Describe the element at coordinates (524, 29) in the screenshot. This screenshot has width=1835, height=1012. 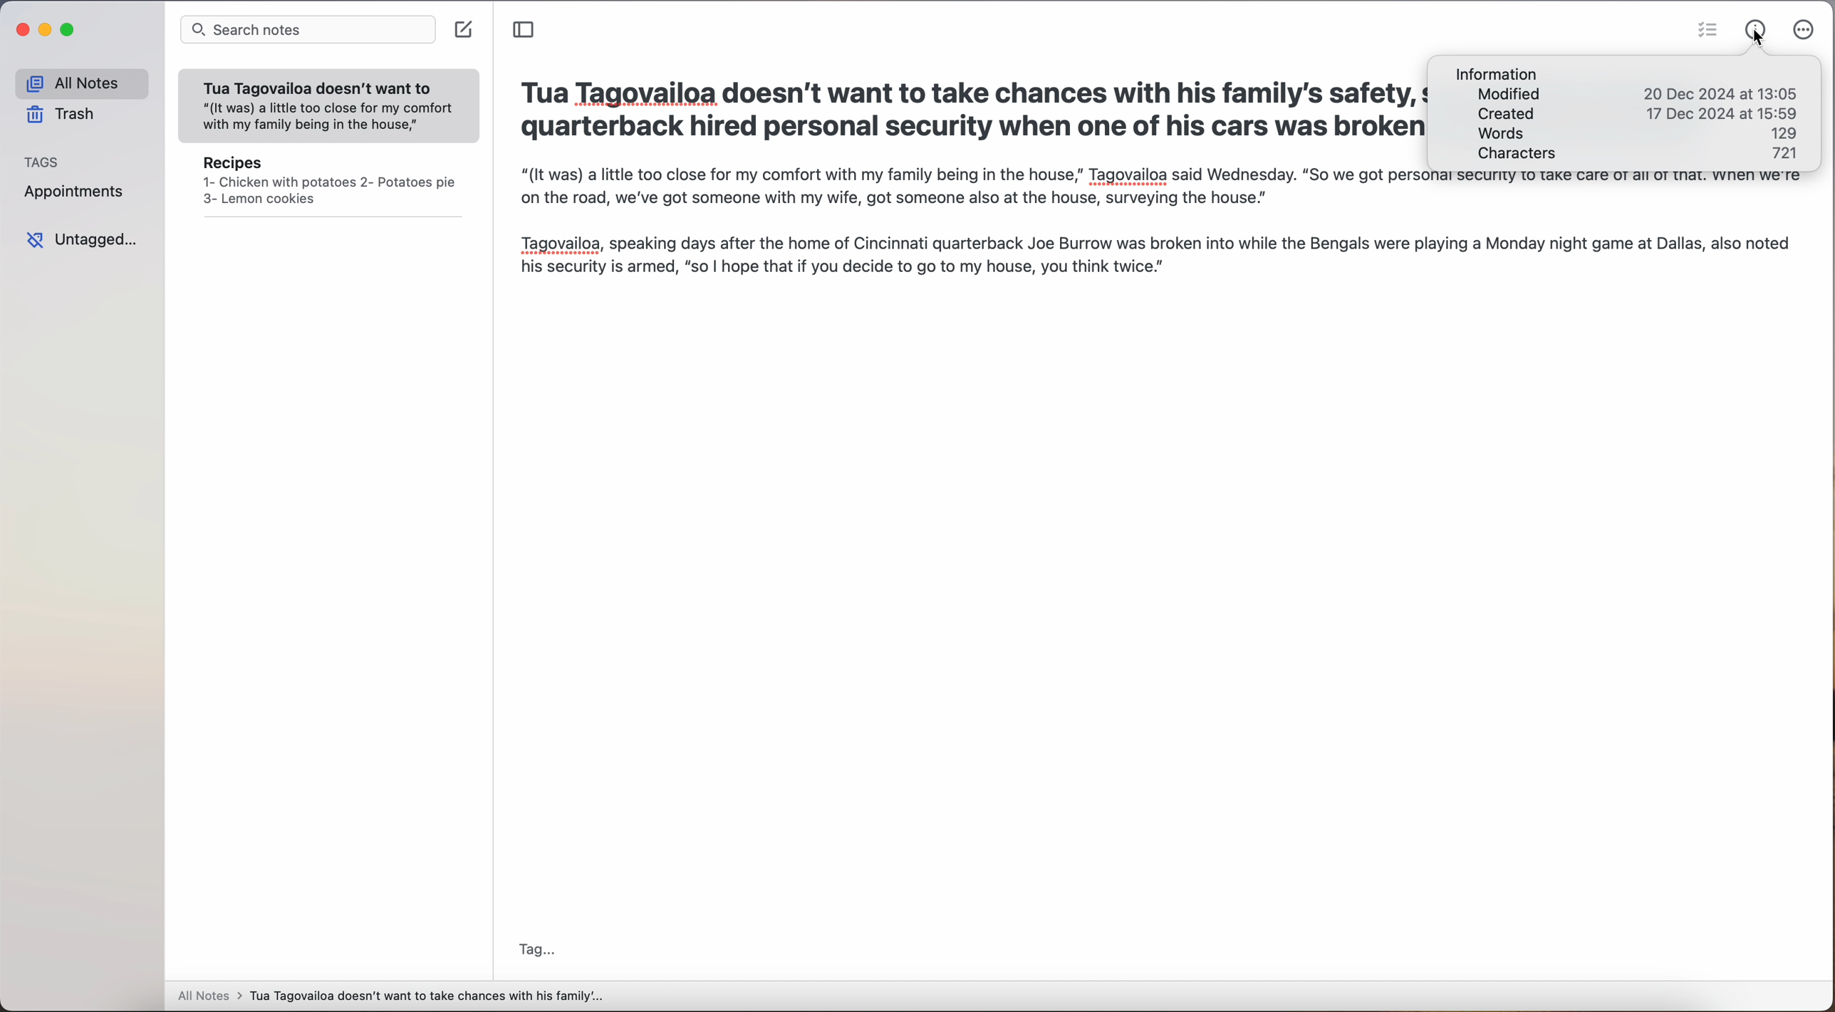
I see `toggle sidebar` at that location.